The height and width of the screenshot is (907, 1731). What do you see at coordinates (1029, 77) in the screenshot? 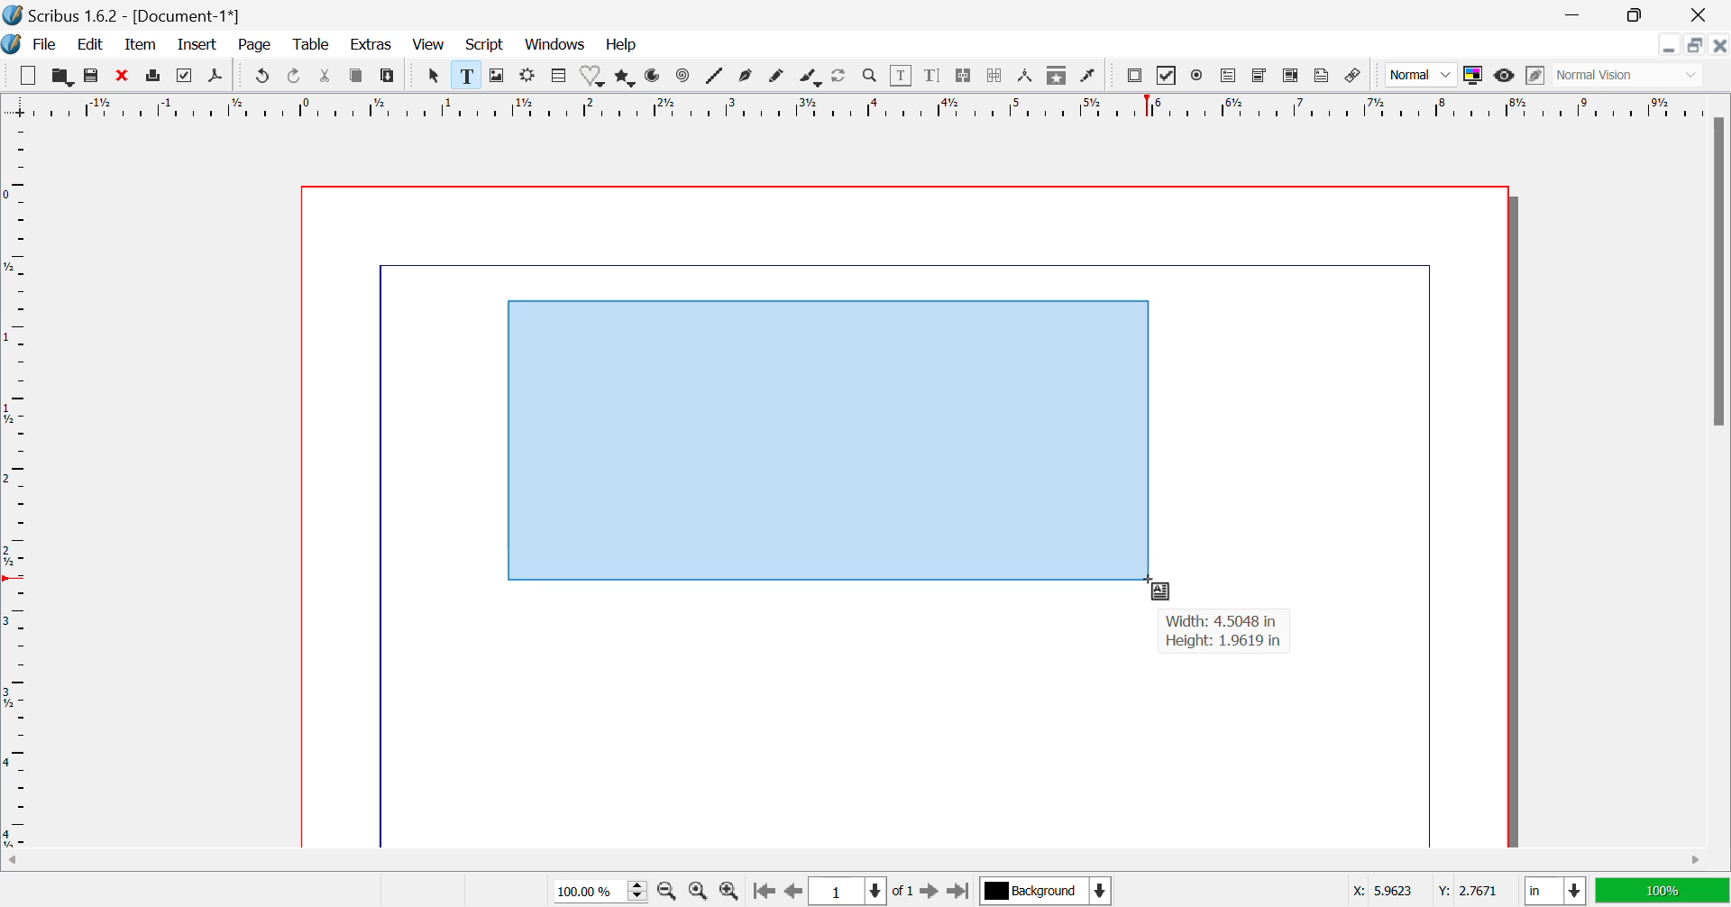
I see `Measurements` at bounding box center [1029, 77].